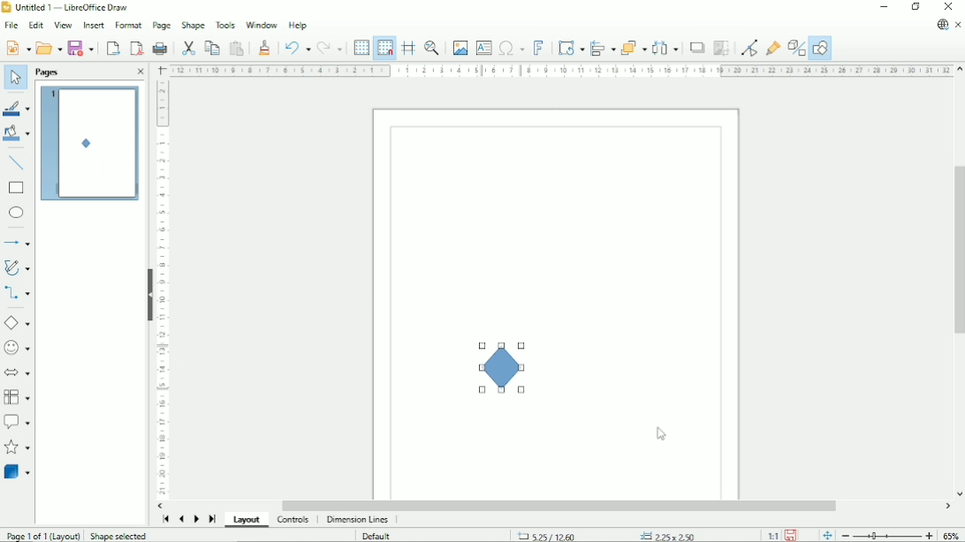 The image size is (965, 542). What do you see at coordinates (608, 535) in the screenshot?
I see `Cursor position` at bounding box center [608, 535].